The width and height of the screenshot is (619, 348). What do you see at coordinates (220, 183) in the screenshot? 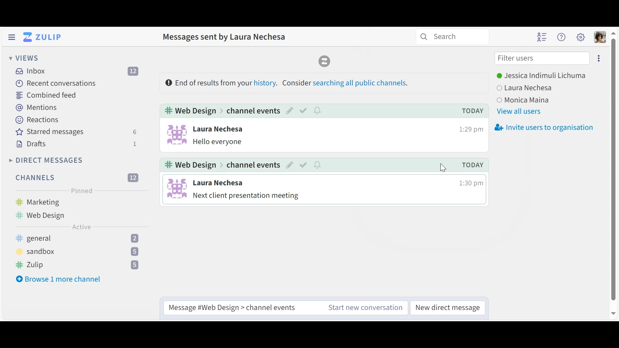
I see `user name` at bounding box center [220, 183].